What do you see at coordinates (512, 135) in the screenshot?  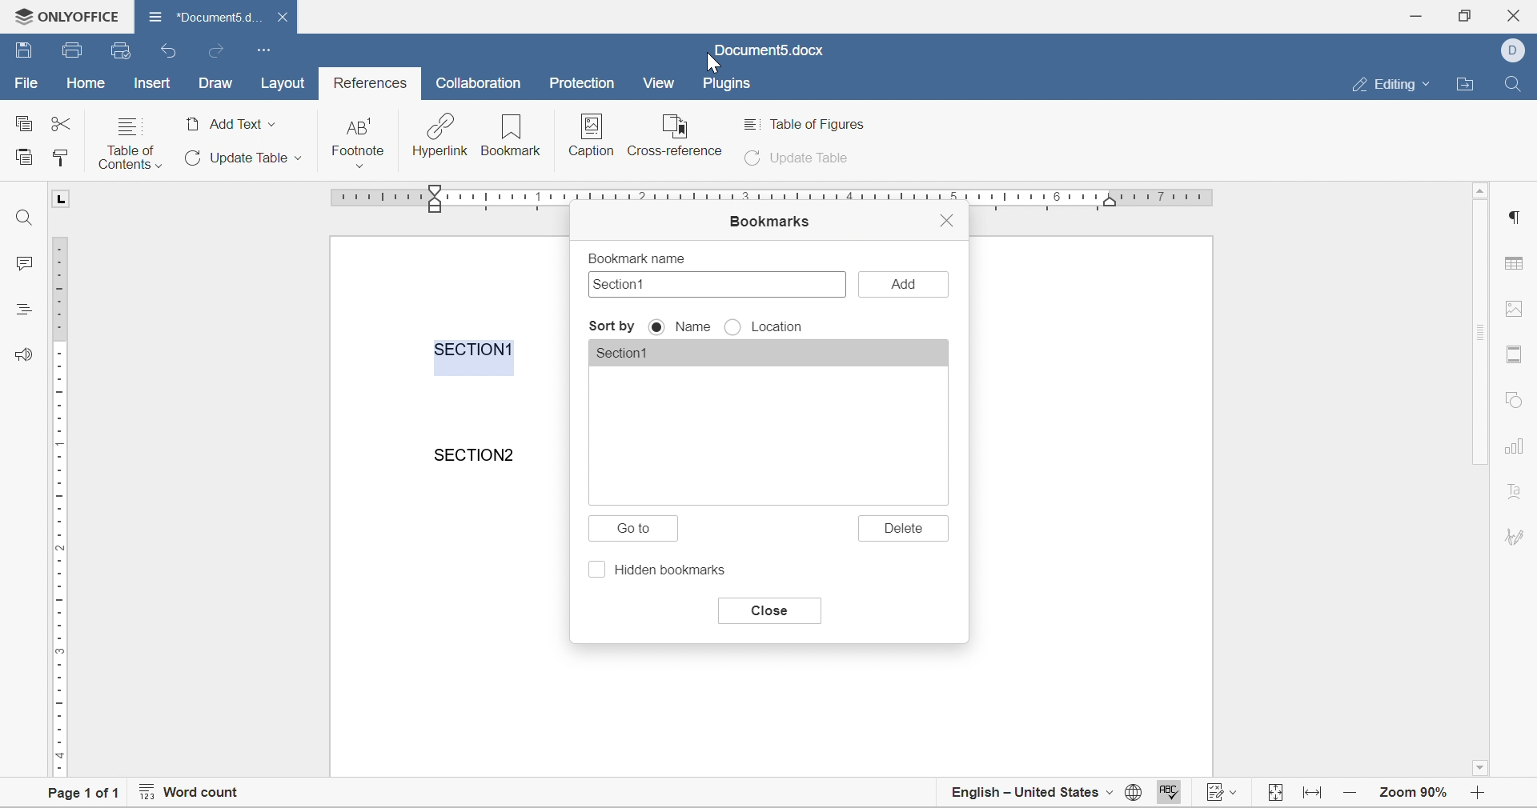 I see `bookmark` at bounding box center [512, 135].